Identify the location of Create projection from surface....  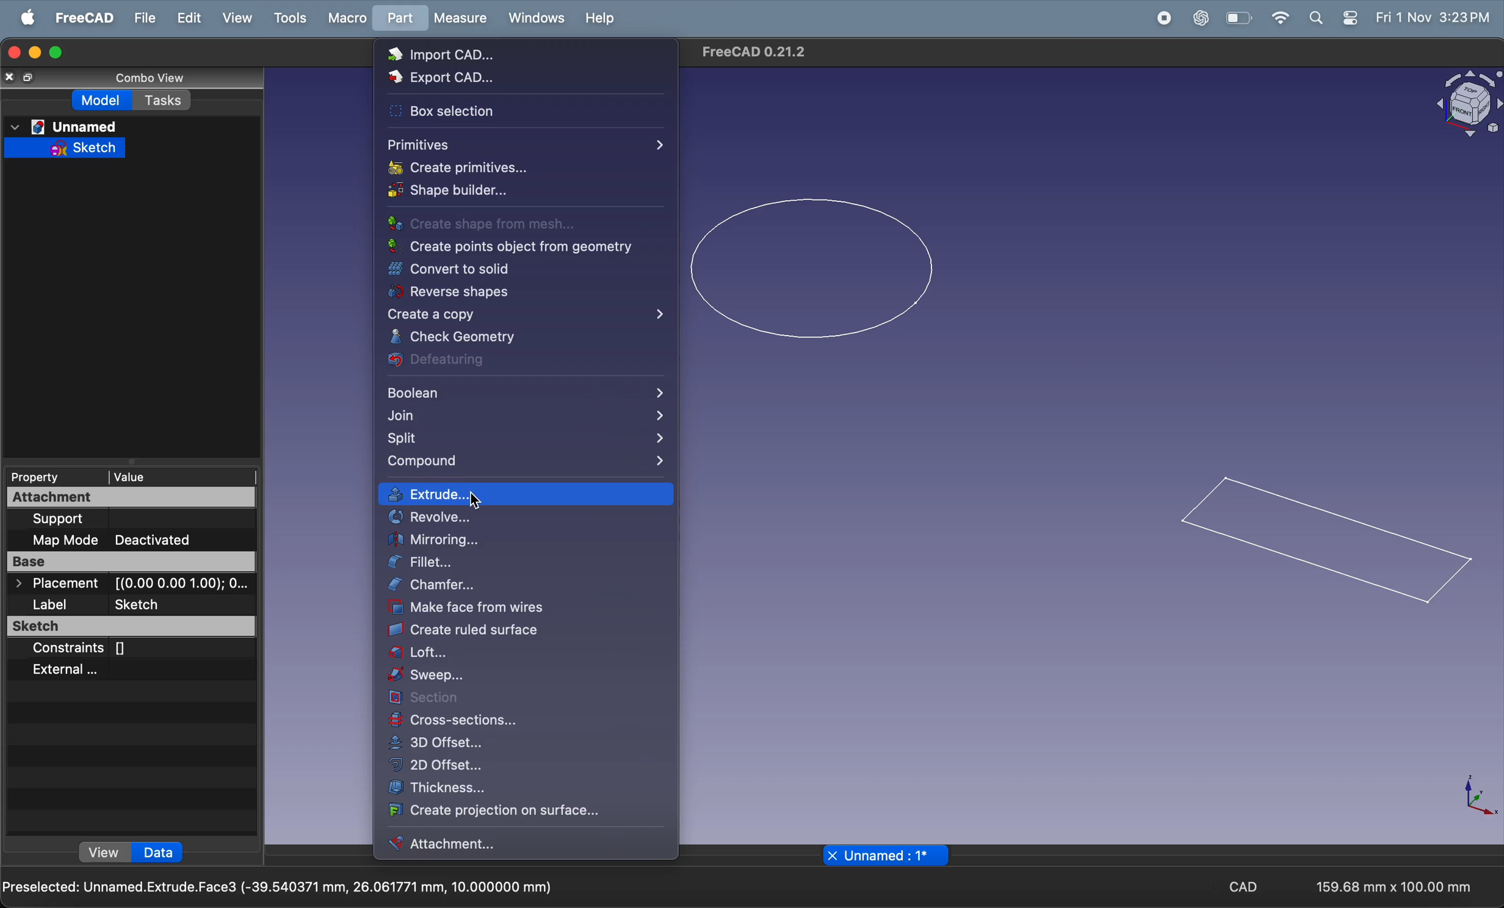
(503, 813).